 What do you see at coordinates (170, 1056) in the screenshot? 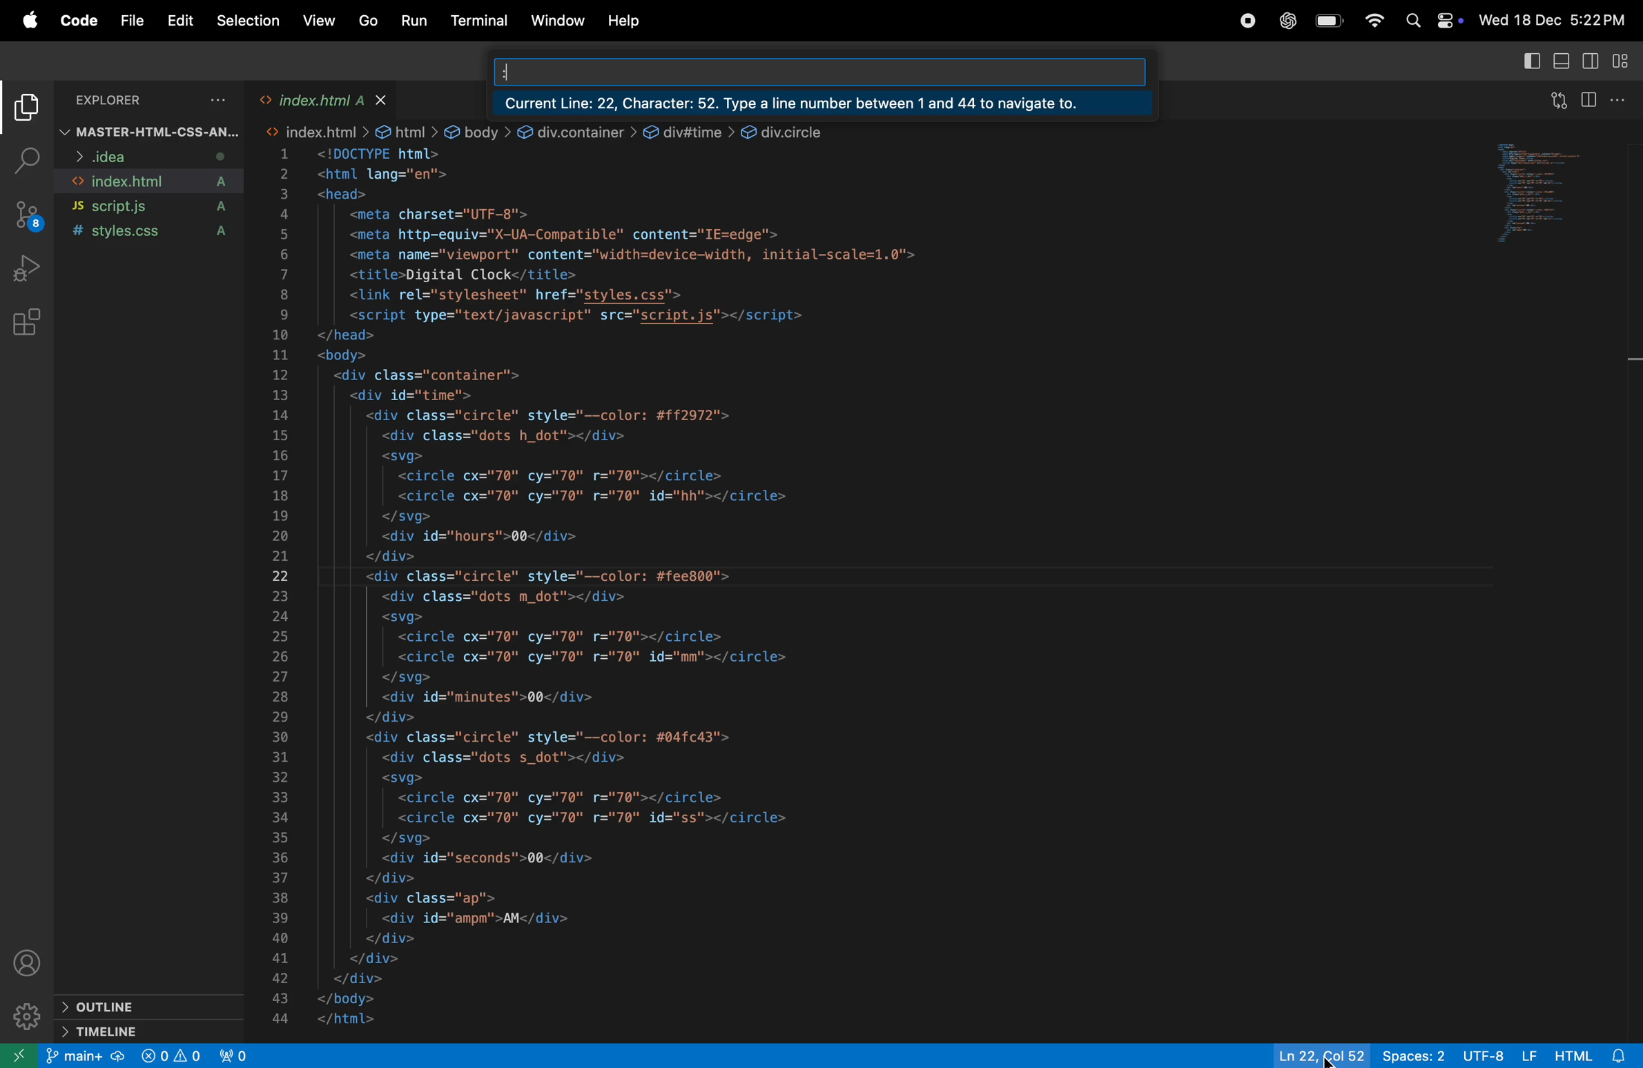
I see `no problem` at bounding box center [170, 1056].